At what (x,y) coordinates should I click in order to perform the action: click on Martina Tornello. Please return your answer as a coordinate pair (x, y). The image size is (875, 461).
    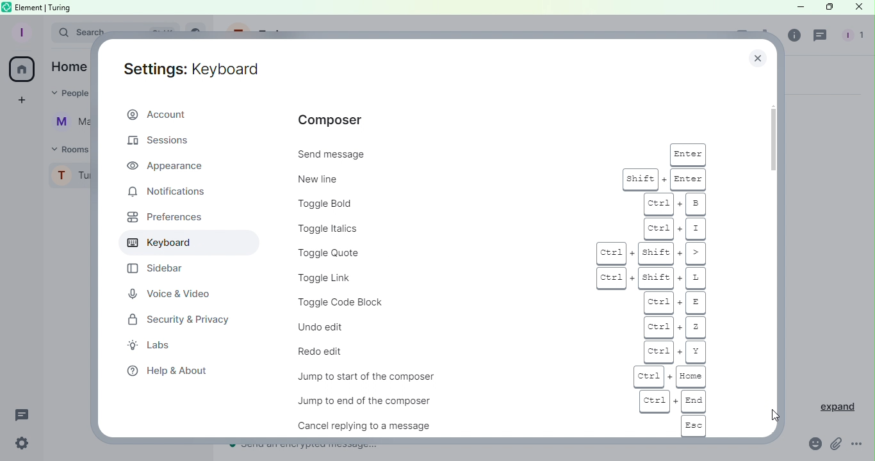
    Looking at the image, I should click on (66, 123).